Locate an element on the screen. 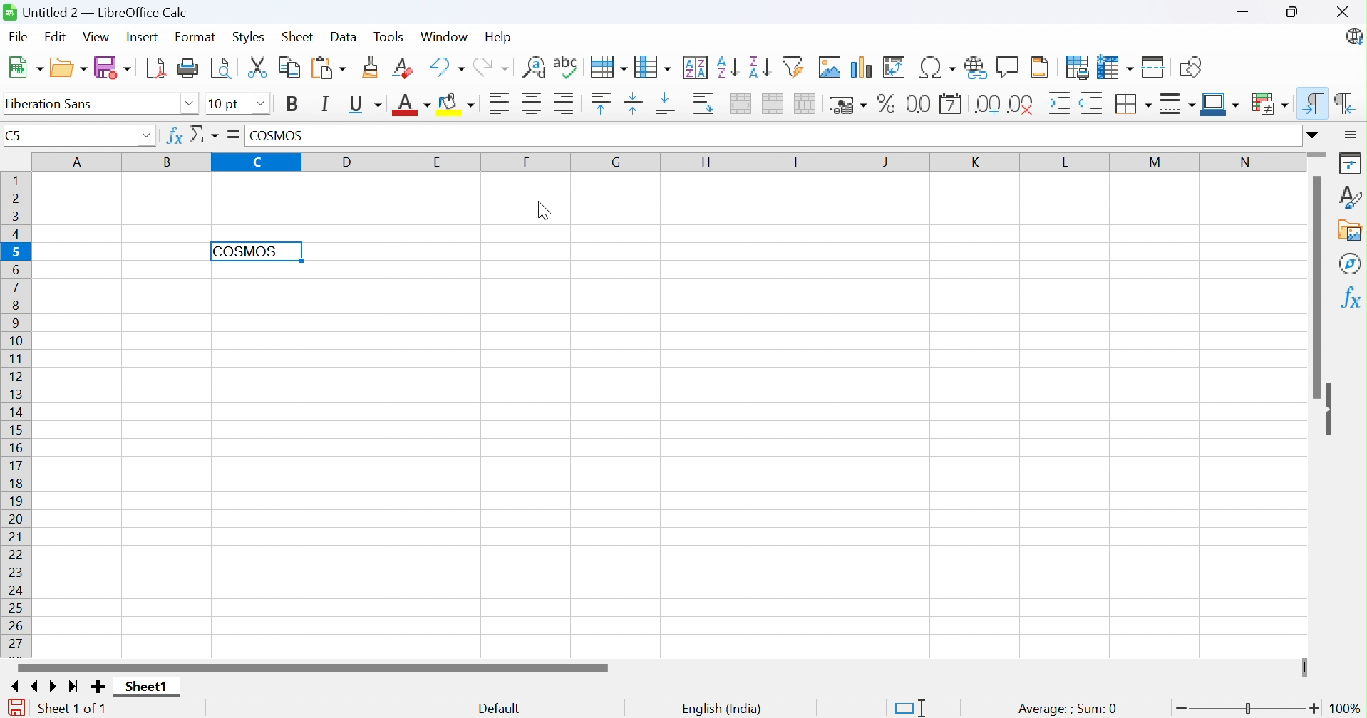 The image size is (1367, 718). Cut is located at coordinates (260, 66).